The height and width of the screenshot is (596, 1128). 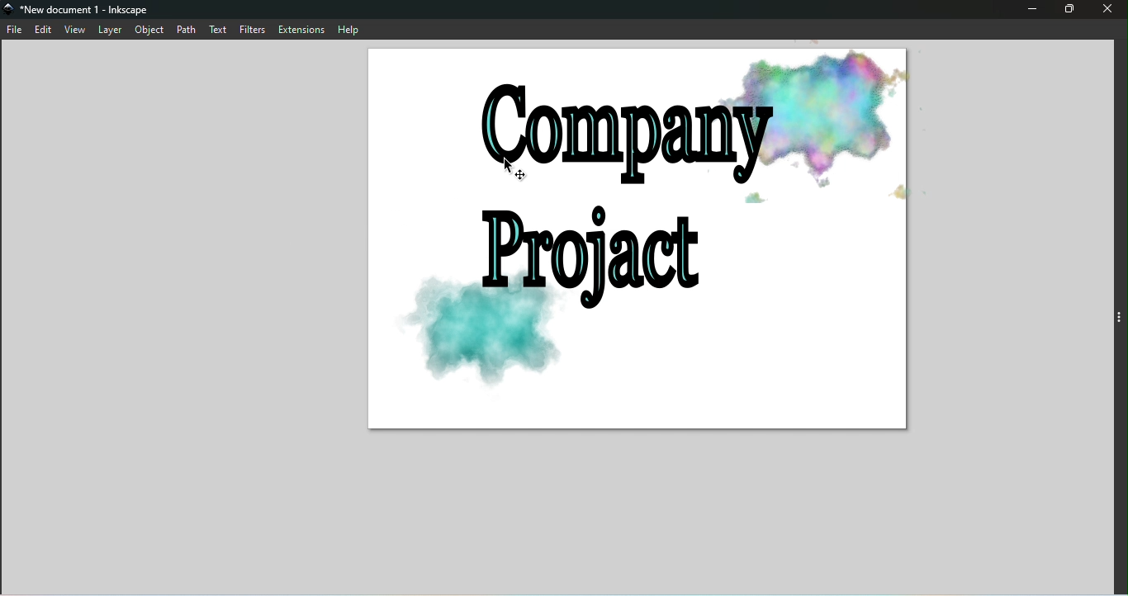 What do you see at coordinates (352, 29) in the screenshot?
I see `Help` at bounding box center [352, 29].